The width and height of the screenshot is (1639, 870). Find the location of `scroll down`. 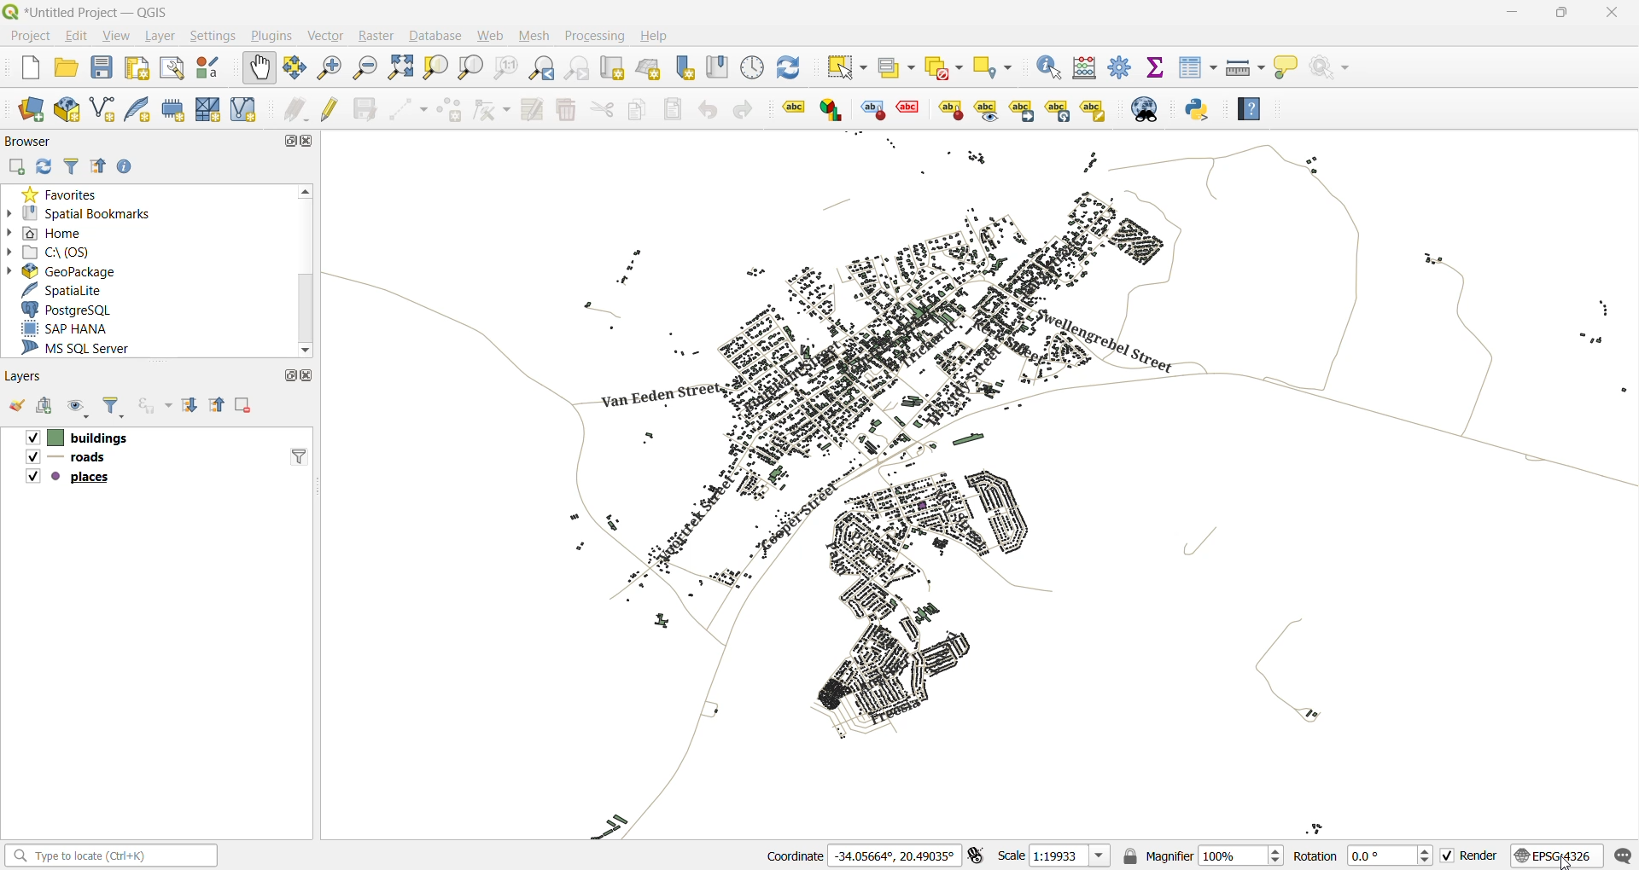

scroll down is located at coordinates (302, 350).